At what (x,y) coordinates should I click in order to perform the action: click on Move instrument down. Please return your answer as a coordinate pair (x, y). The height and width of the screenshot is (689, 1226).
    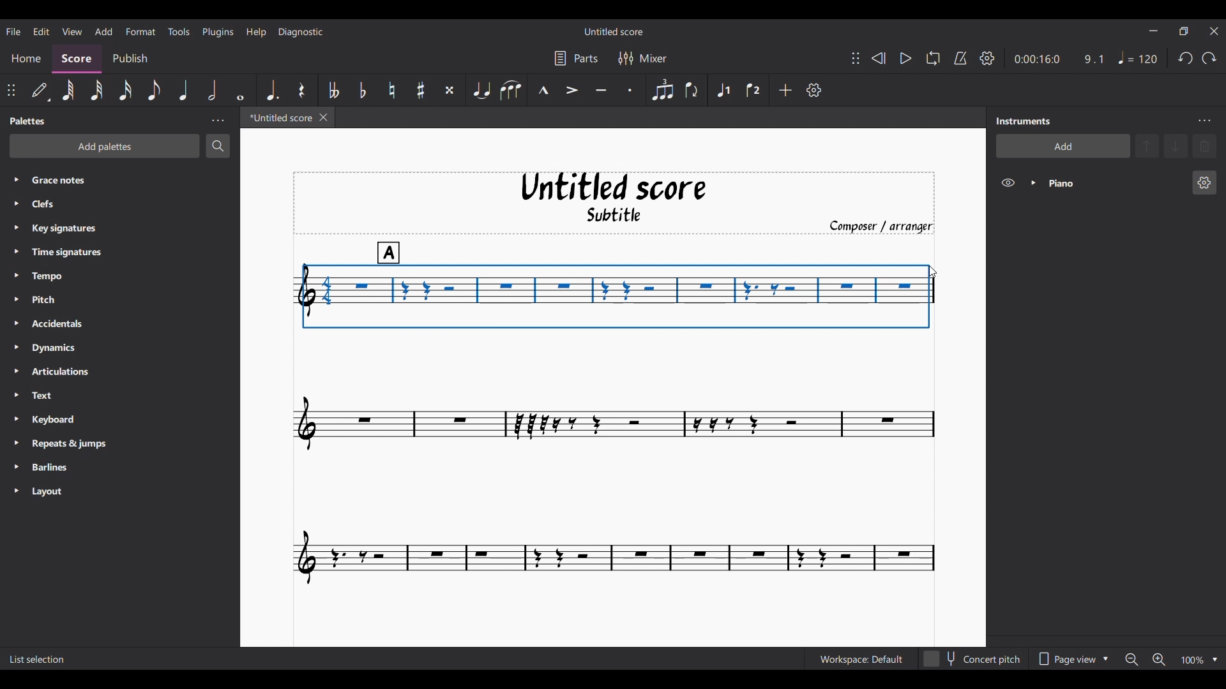
    Looking at the image, I should click on (1176, 145).